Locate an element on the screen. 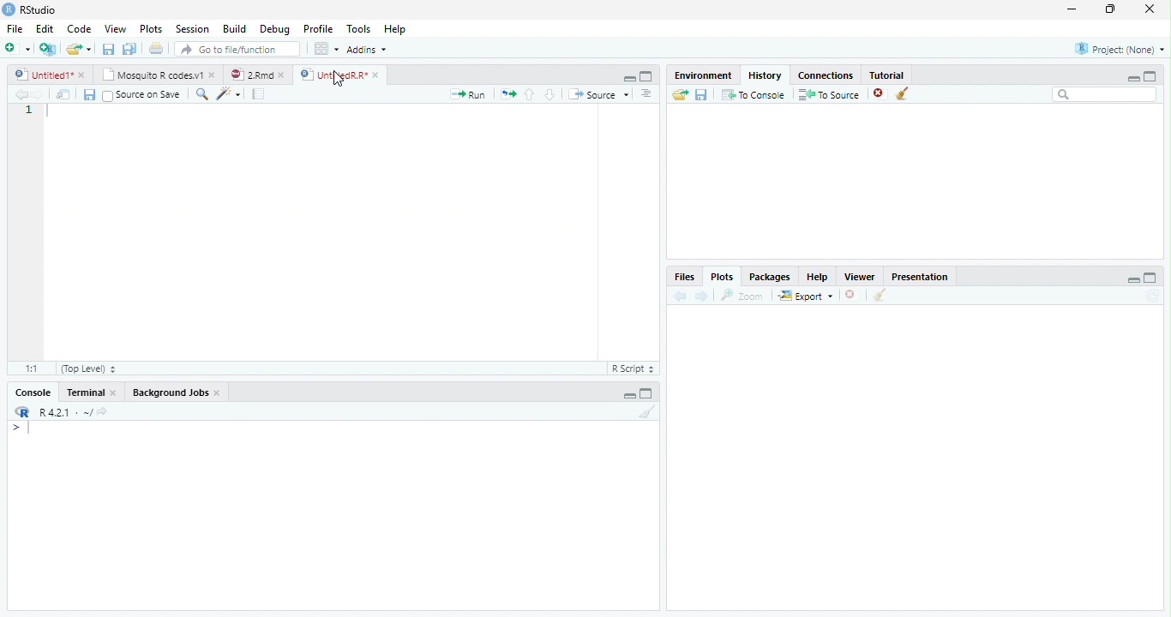 This screenshot has width=1171, height=617. Debug is located at coordinates (274, 28).